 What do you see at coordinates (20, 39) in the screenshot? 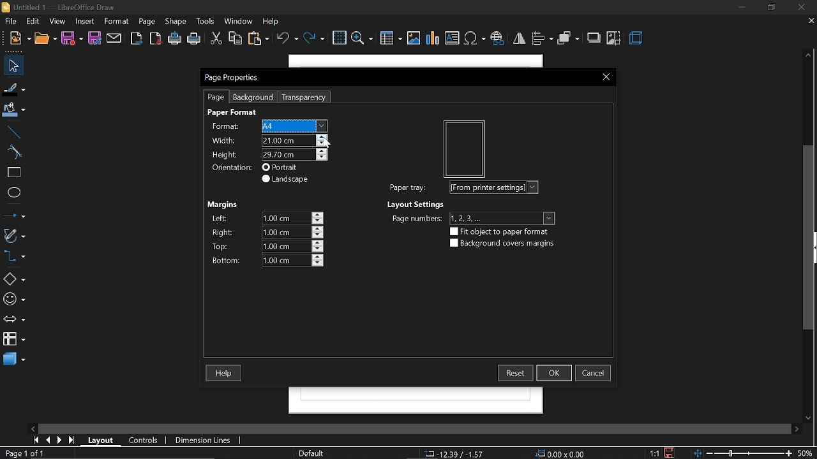
I see `file` at bounding box center [20, 39].